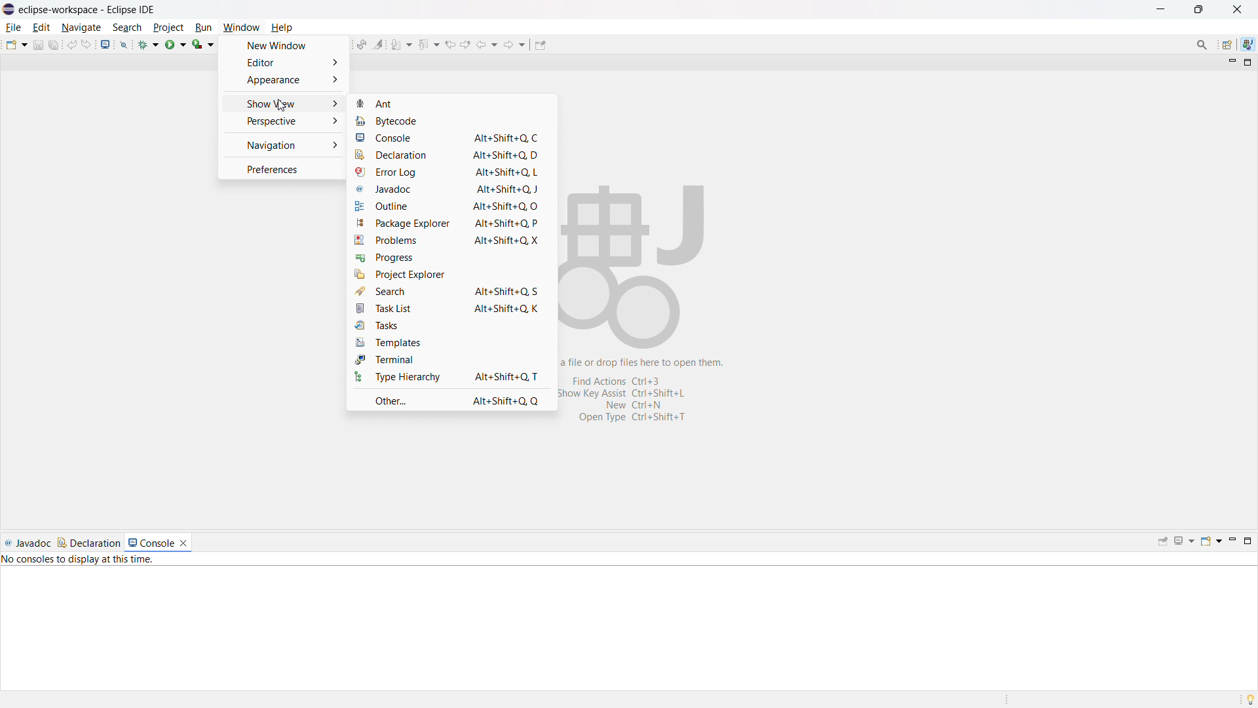 The height and width of the screenshot is (708, 1258). Describe the element at coordinates (1162, 10) in the screenshot. I see `minimize` at that location.